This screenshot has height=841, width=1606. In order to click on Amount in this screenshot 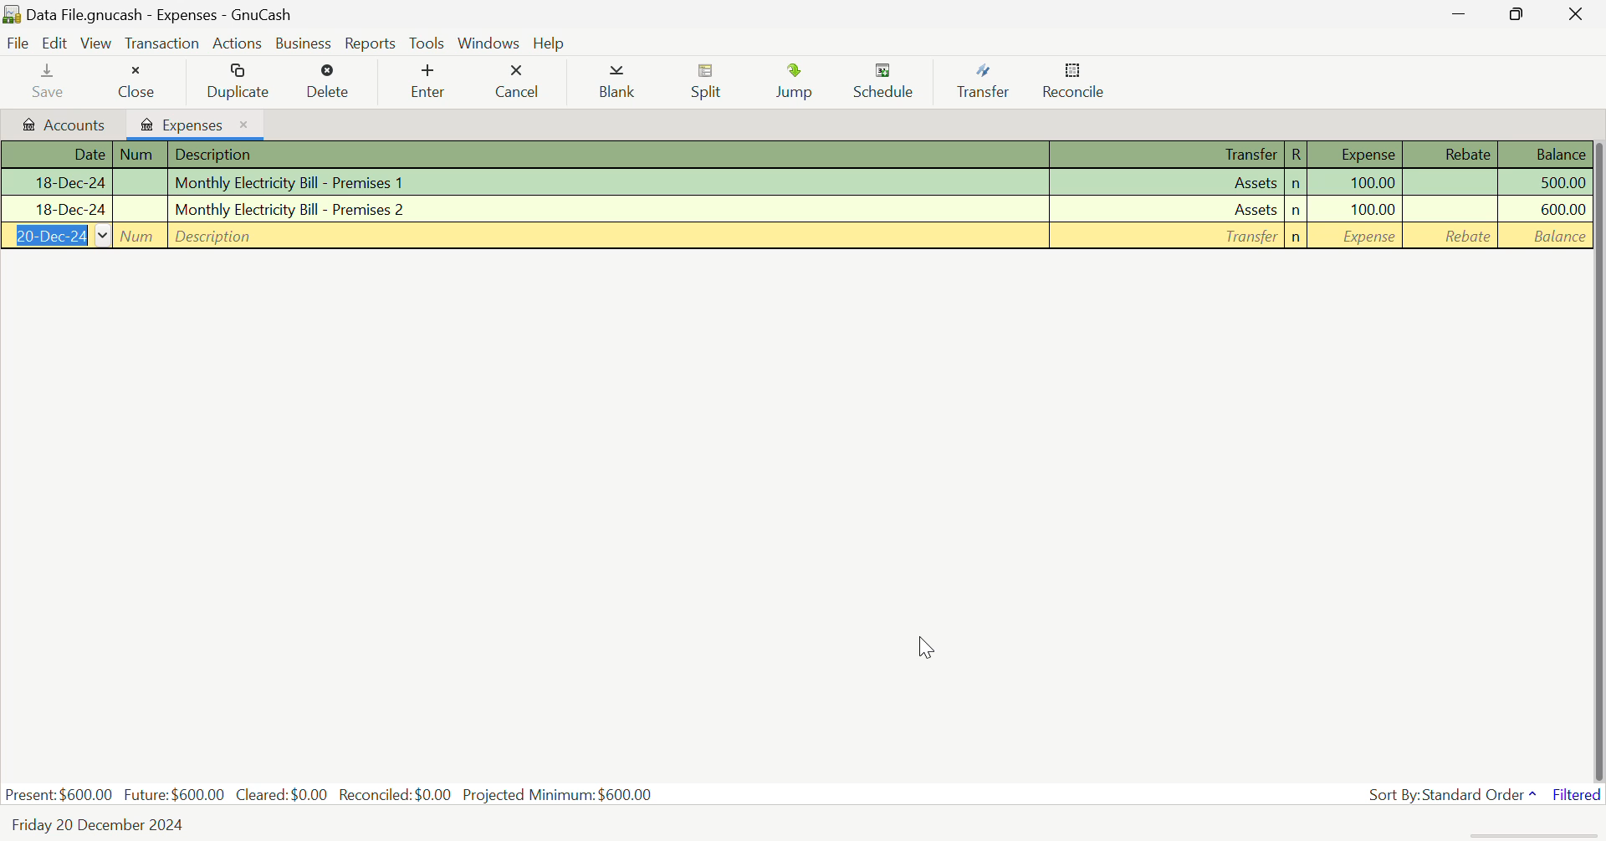, I will do `click(1542, 183)`.